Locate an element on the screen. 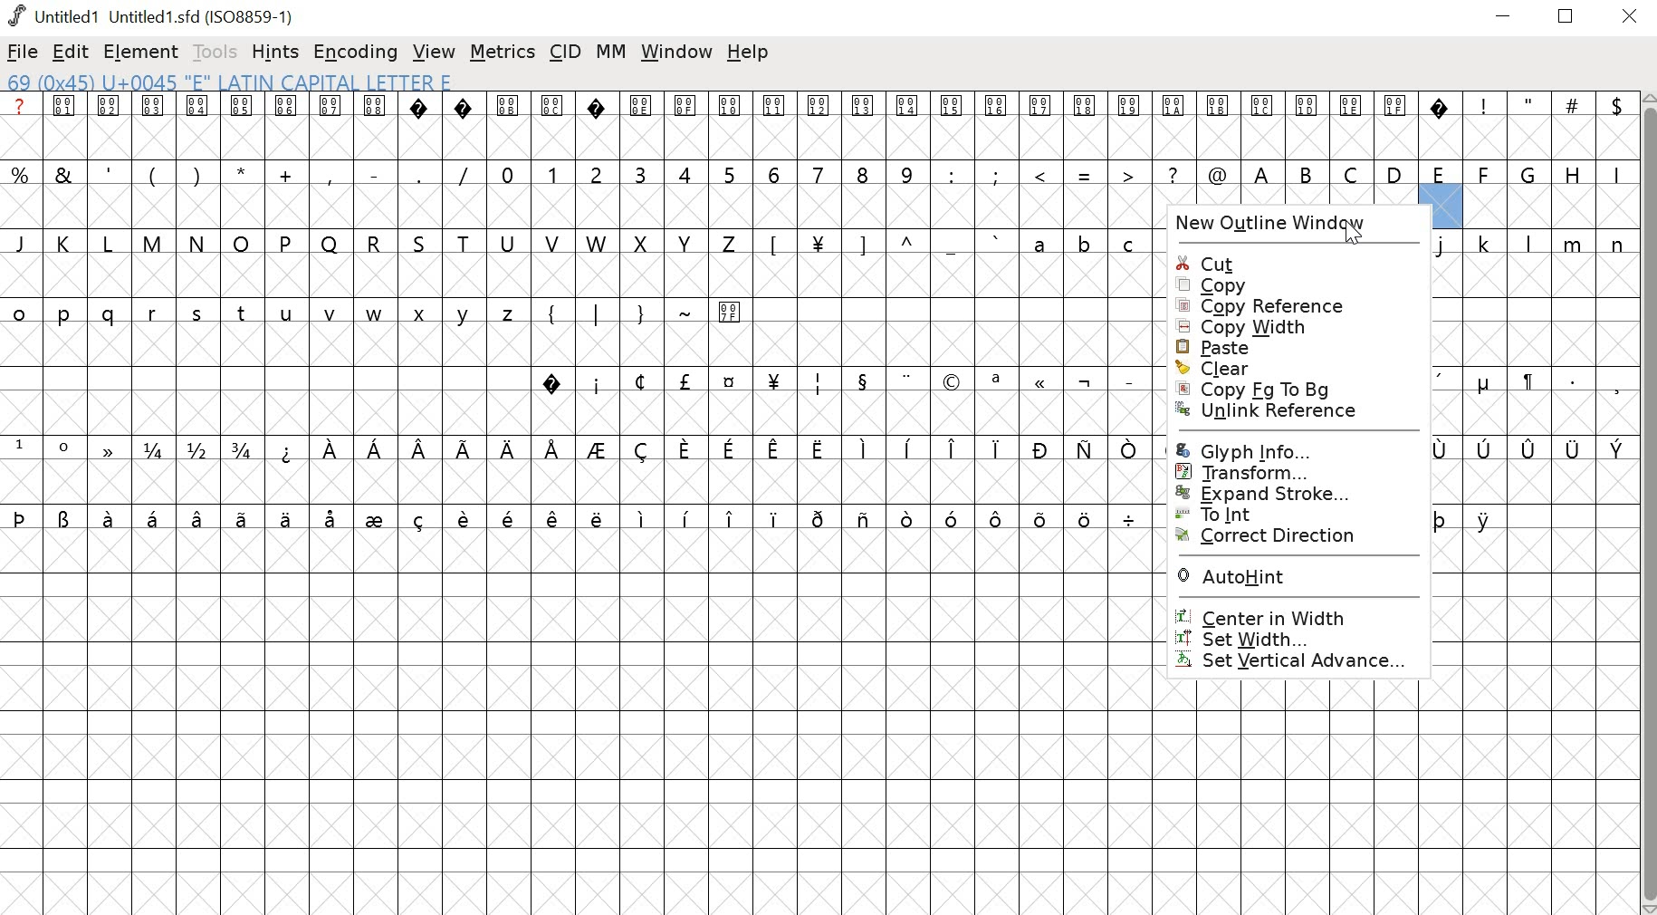  special characters is located at coordinates (1530, 448).